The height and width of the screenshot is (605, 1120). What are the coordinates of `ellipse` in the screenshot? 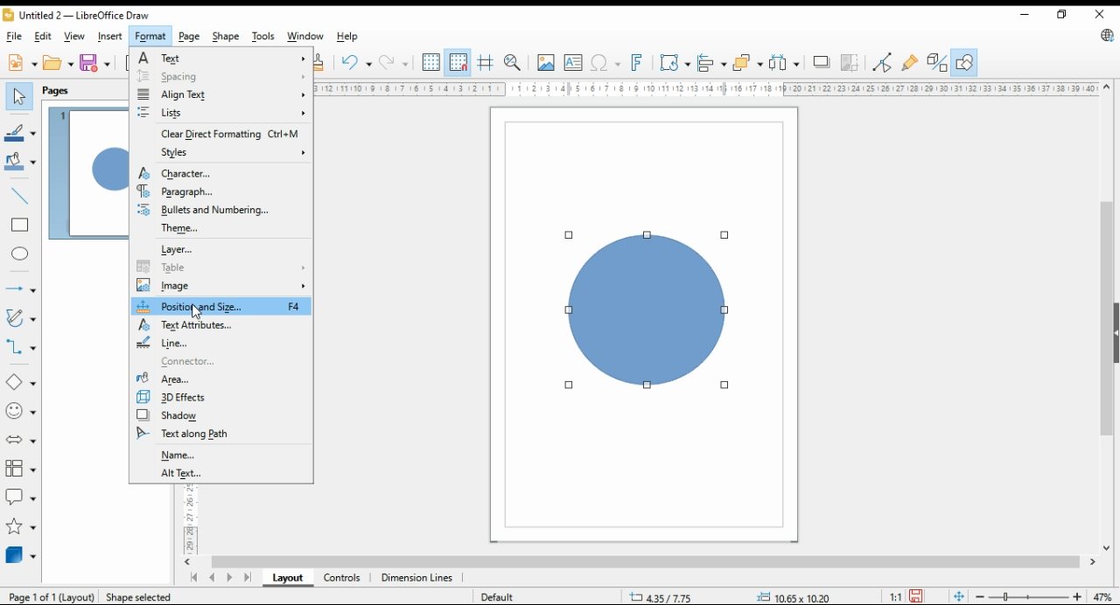 It's located at (19, 254).